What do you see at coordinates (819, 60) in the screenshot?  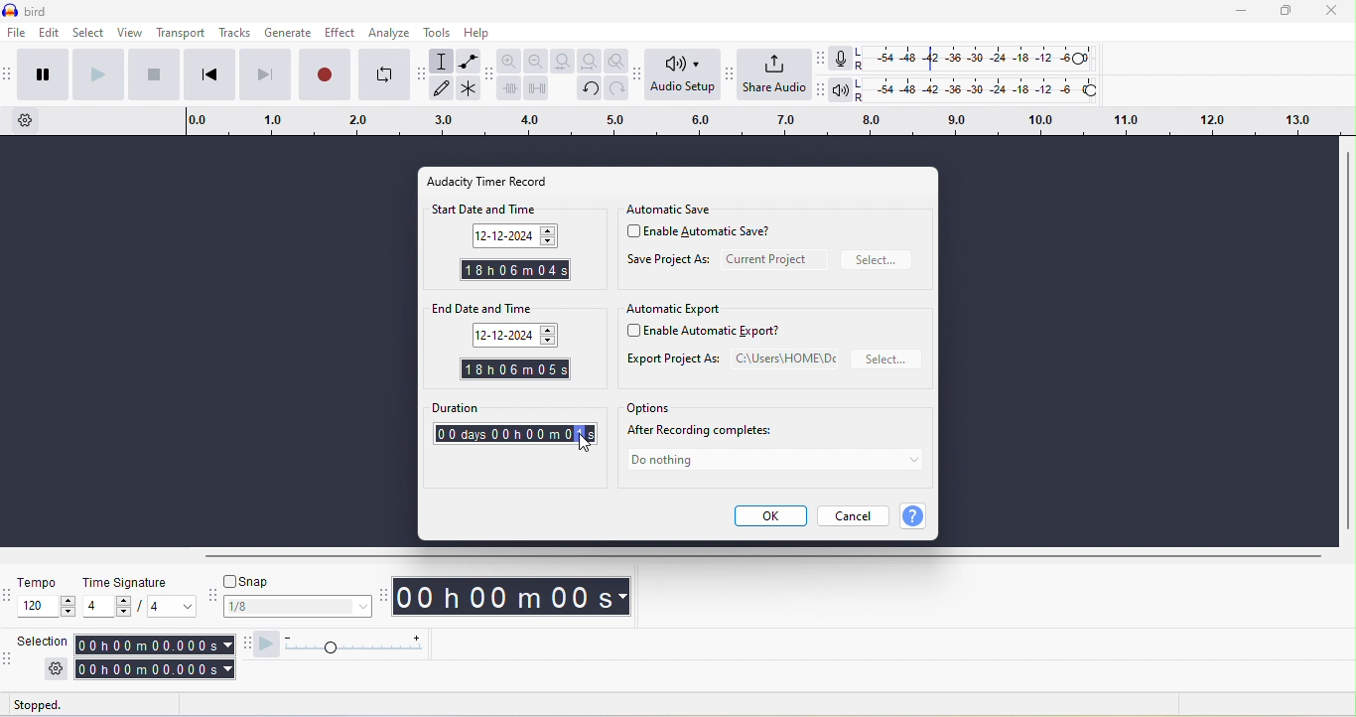 I see `audacity recording meter toolbar` at bounding box center [819, 60].